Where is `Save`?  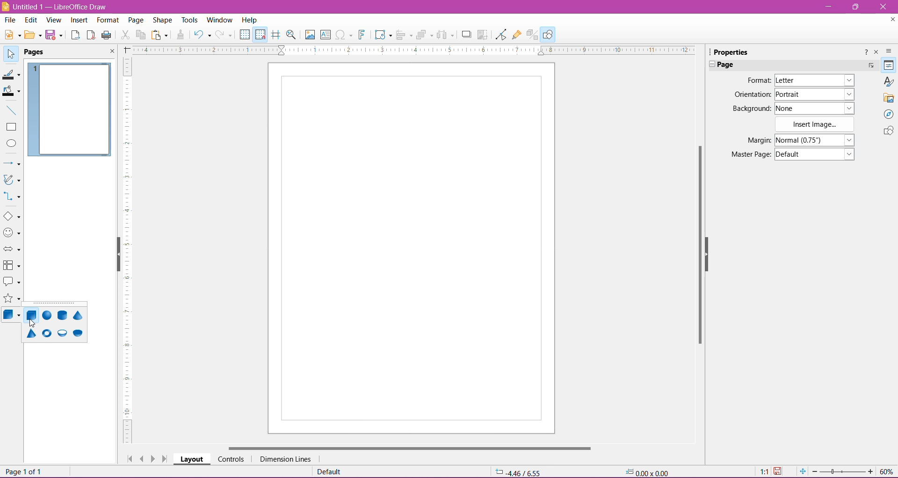
Save is located at coordinates (54, 36).